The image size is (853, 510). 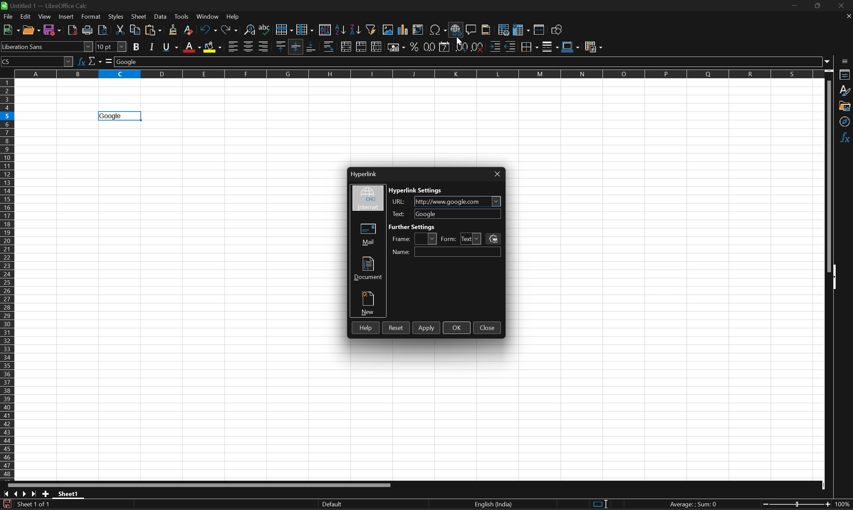 I want to click on Help, so click(x=234, y=16).